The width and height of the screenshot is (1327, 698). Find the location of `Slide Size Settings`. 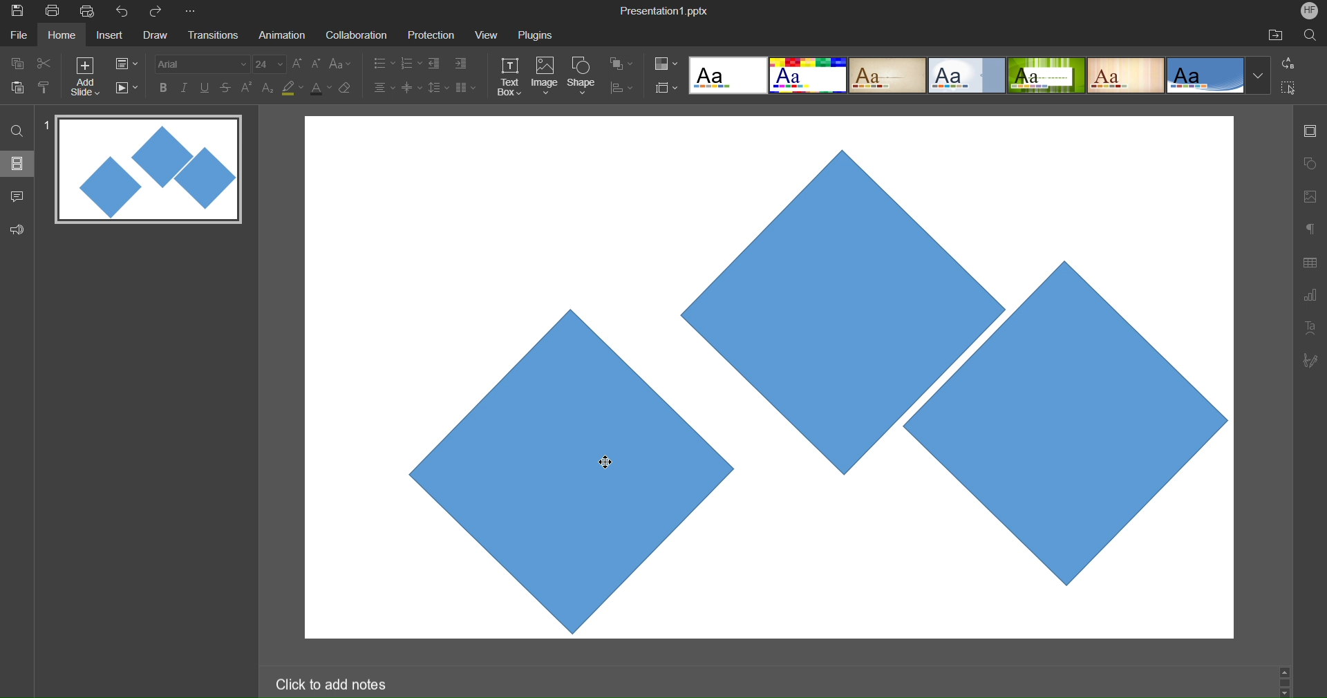

Slide Size Settings is located at coordinates (667, 87).